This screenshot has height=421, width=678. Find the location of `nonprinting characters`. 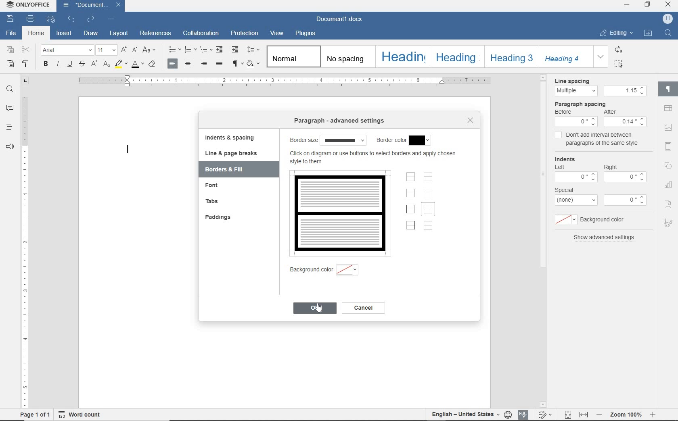

nonprinting characters is located at coordinates (237, 64).